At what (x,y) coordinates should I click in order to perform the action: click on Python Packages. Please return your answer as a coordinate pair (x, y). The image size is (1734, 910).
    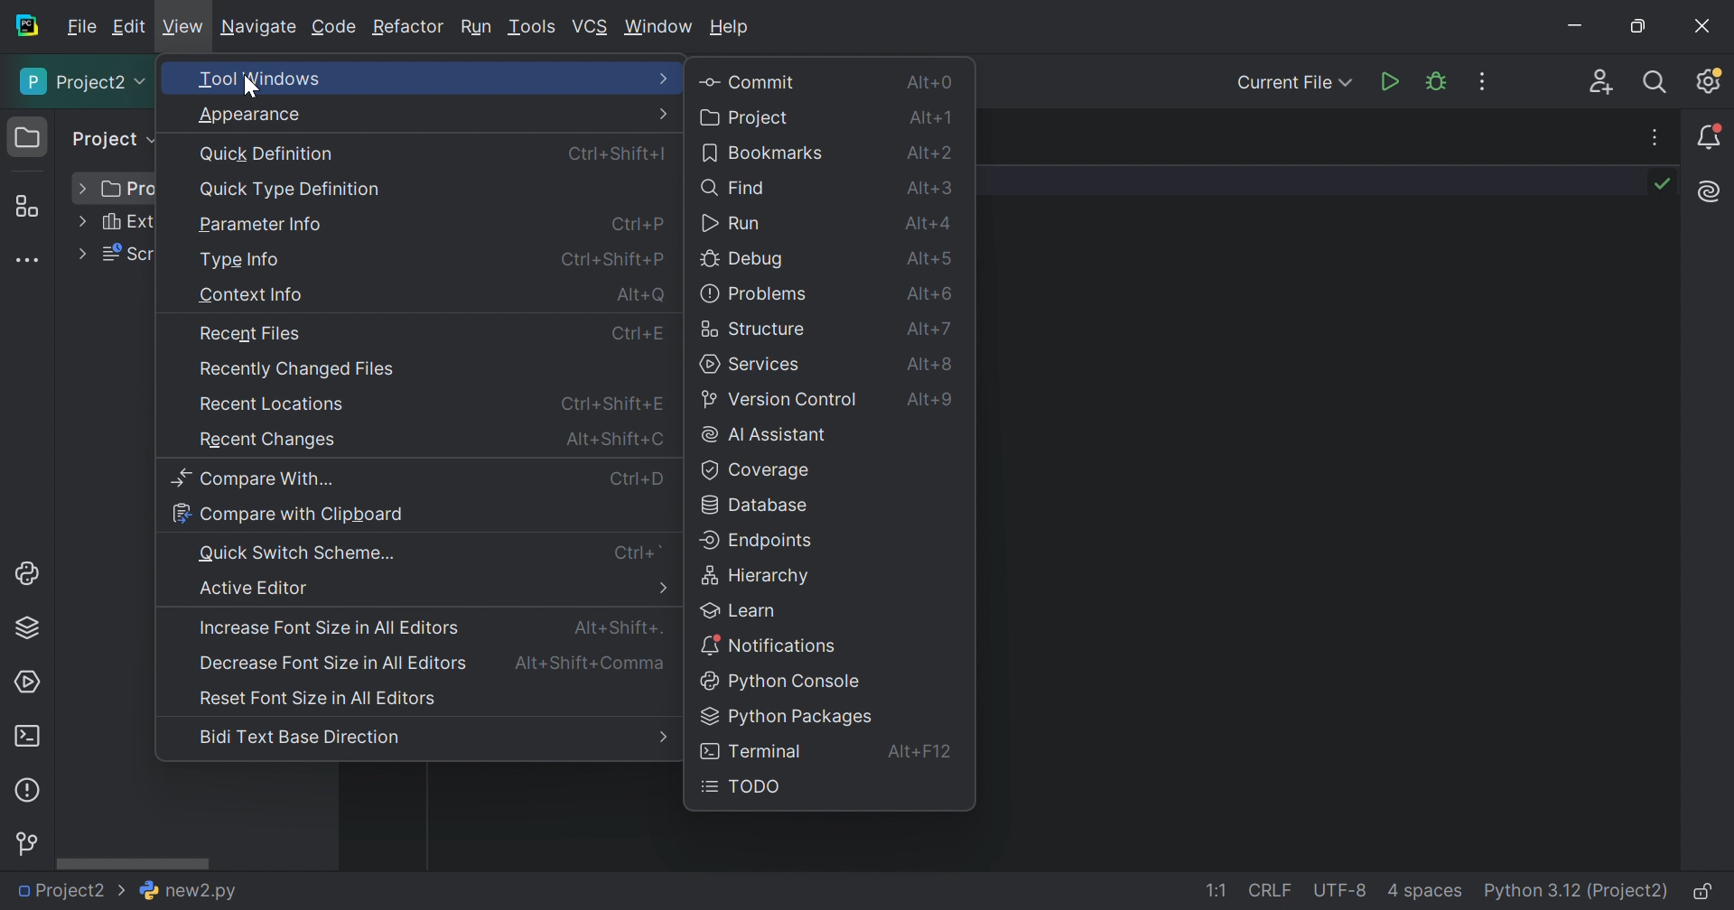
    Looking at the image, I should click on (28, 630).